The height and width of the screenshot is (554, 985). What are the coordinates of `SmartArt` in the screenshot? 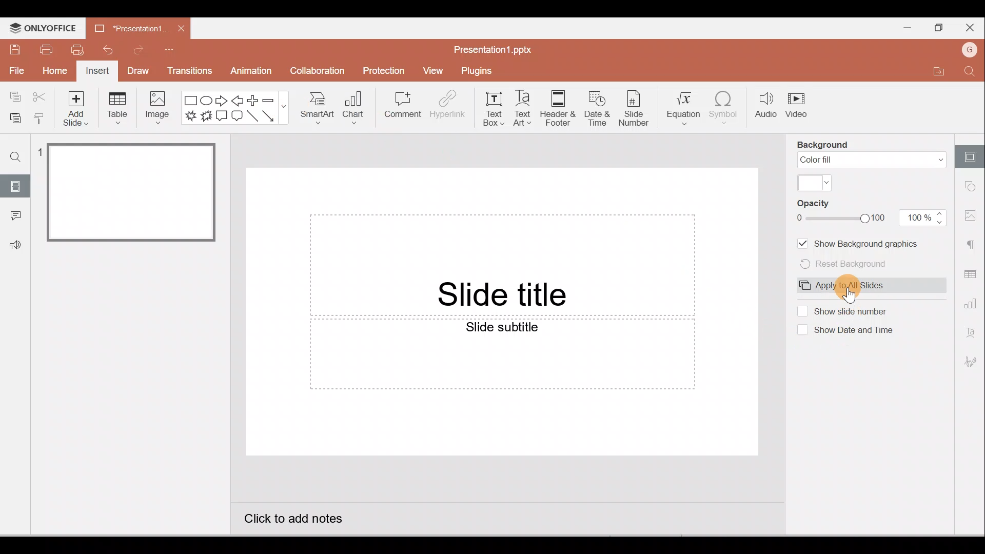 It's located at (317, 107).